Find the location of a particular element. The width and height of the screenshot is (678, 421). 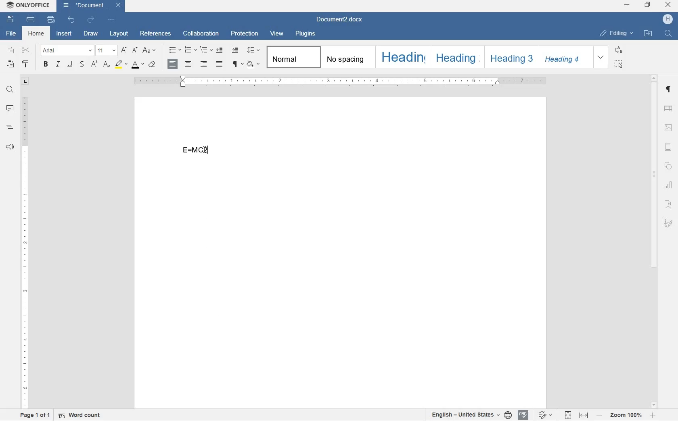

file is located at coordinates (10, 33).